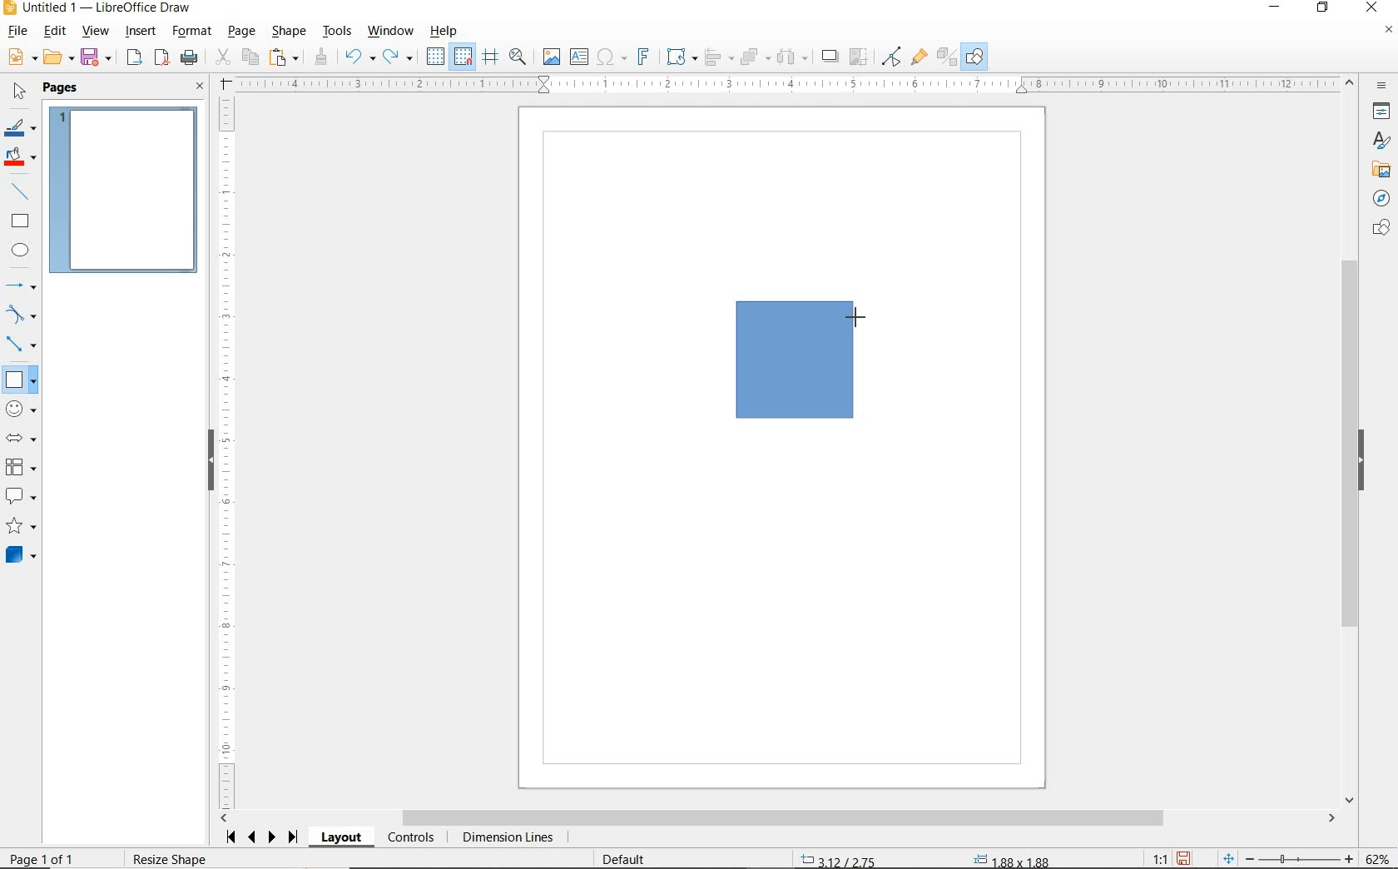  Describe the element at coordinates (24, 467) in the screenshot. I see `FLOWCHART` at that location.